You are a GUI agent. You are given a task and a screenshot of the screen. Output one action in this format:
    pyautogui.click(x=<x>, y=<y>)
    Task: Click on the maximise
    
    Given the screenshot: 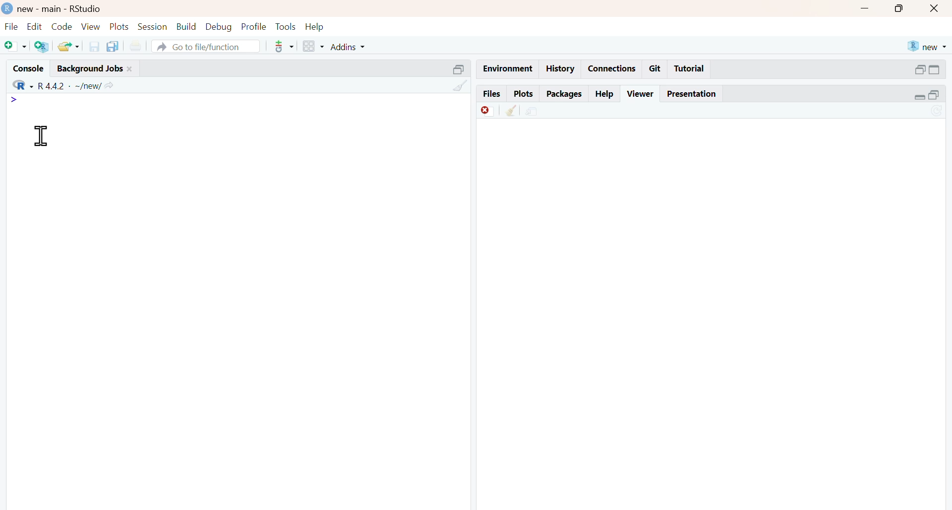 What is the action you would take?
    pyautogui.click(x=898, y=8)
    